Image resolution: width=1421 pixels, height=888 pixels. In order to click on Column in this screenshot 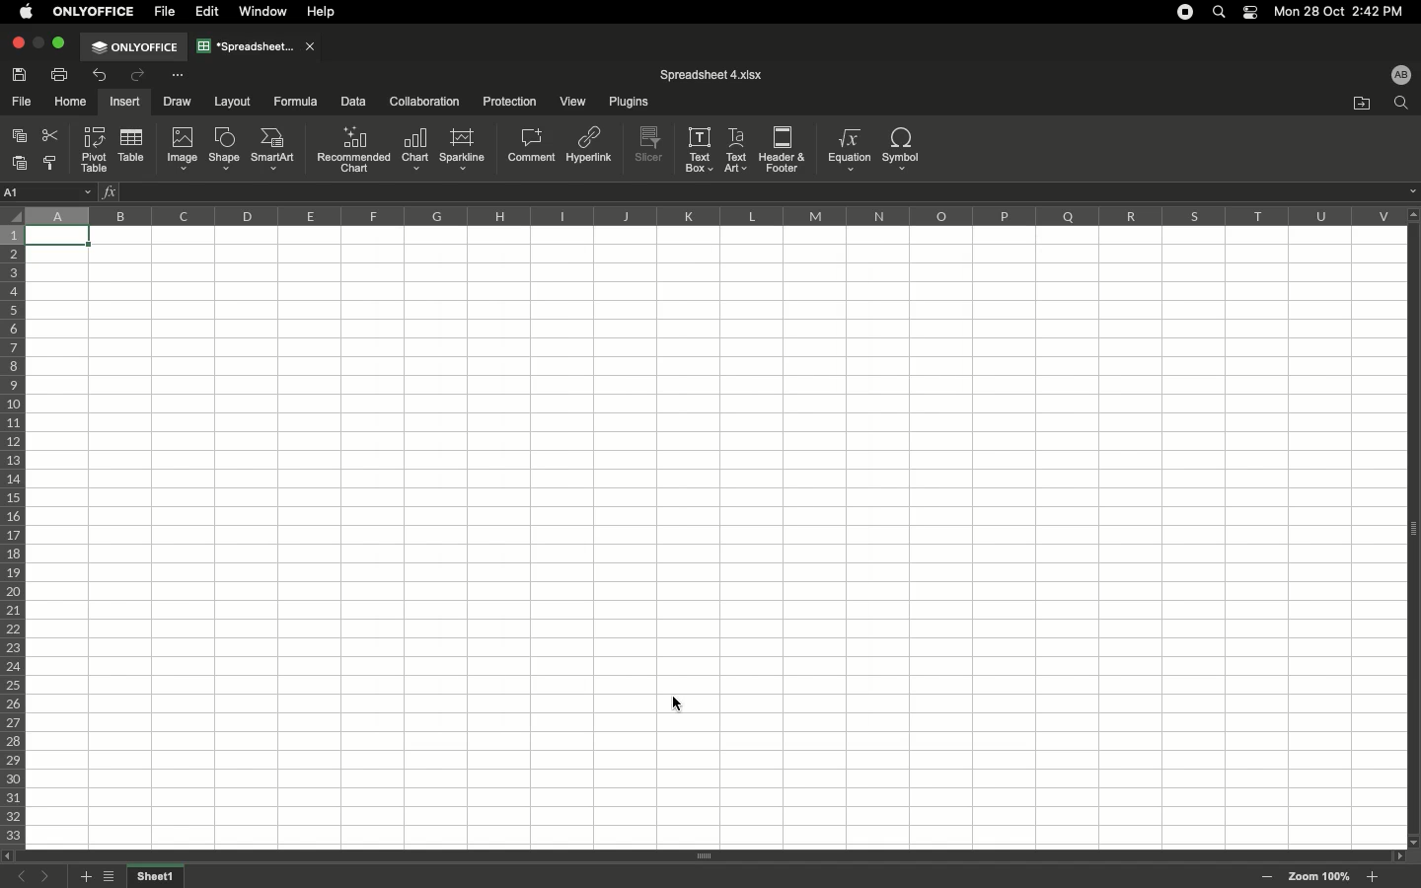, I will do `click(710, 215)`.